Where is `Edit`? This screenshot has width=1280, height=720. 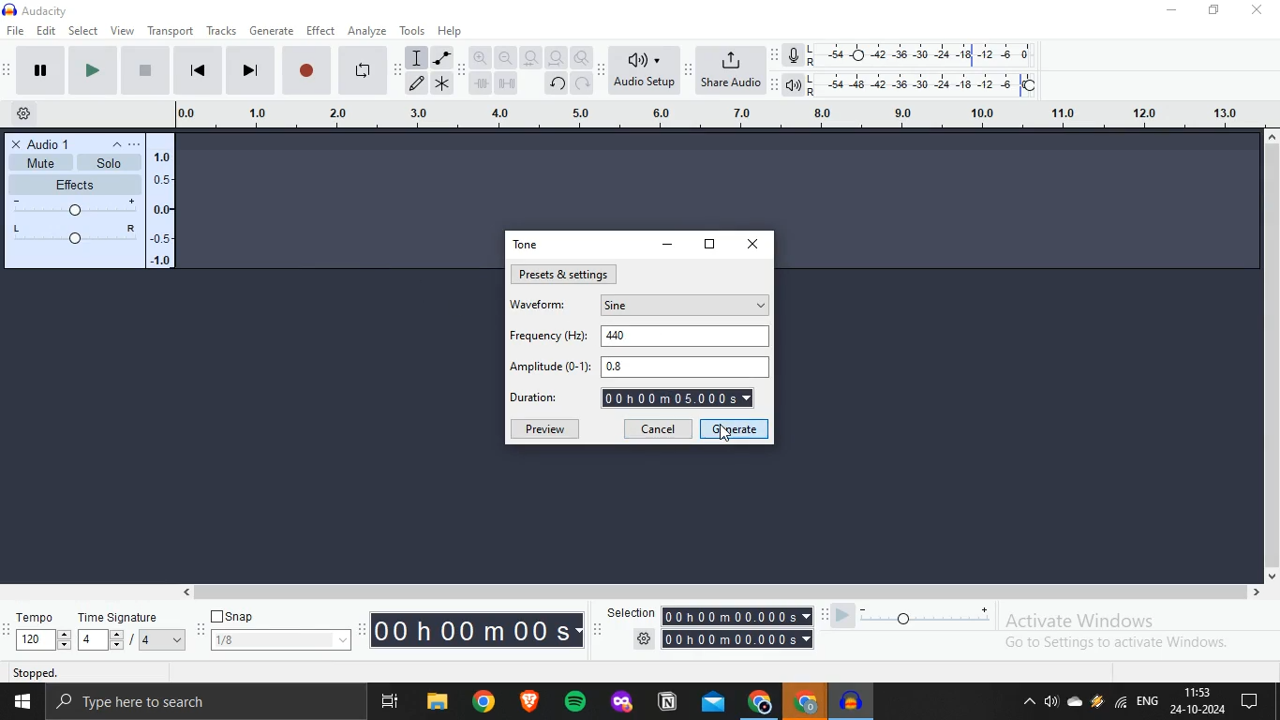
Edit is located at coordinates (416, 85).